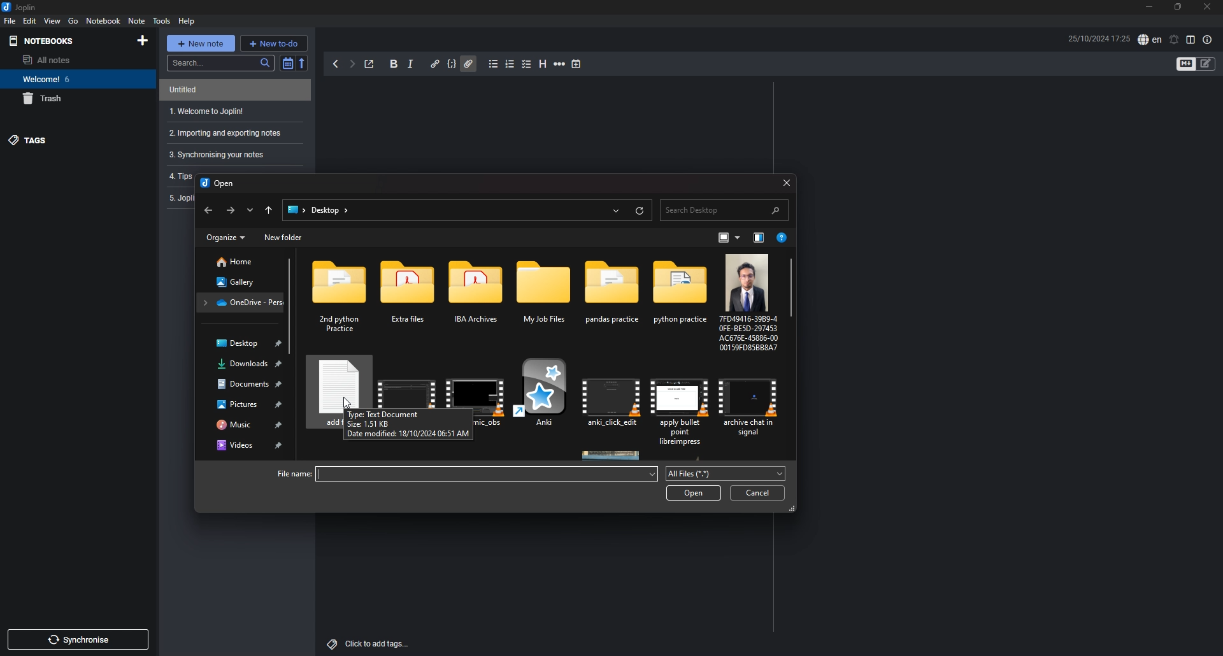  What do you see at coordinates (343, 297) in the screenshot?
I see `folder` at bounding box center [343, 297].